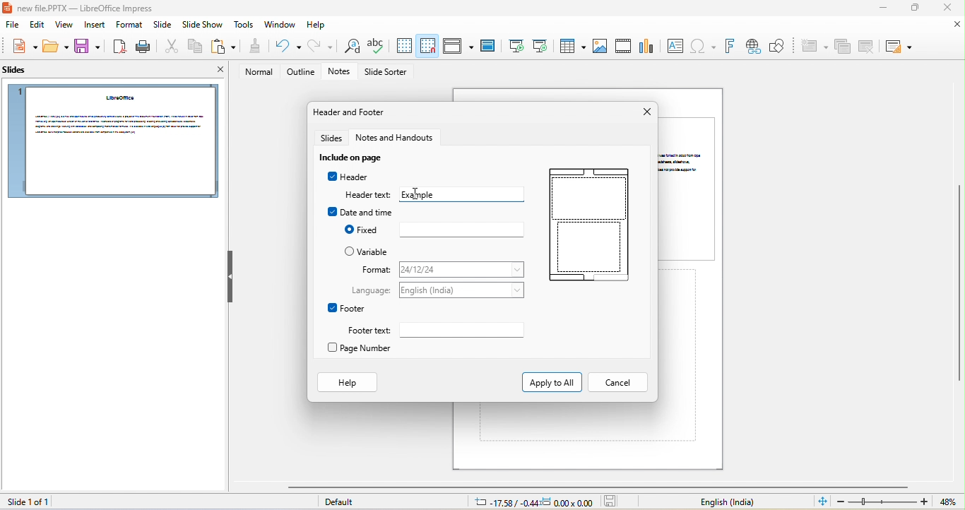  I want to click on delete slide, so click(867, 46).